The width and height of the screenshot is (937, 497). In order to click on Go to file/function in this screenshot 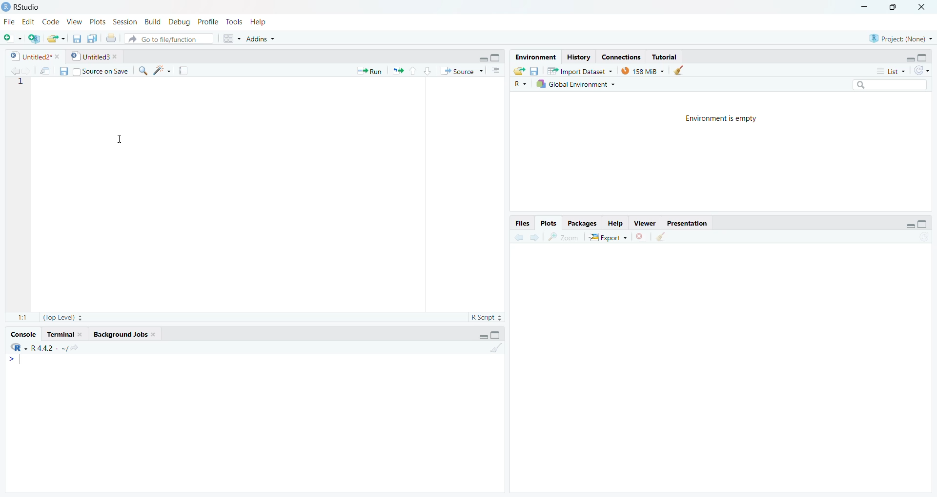, I will do `click(171, 38)`.